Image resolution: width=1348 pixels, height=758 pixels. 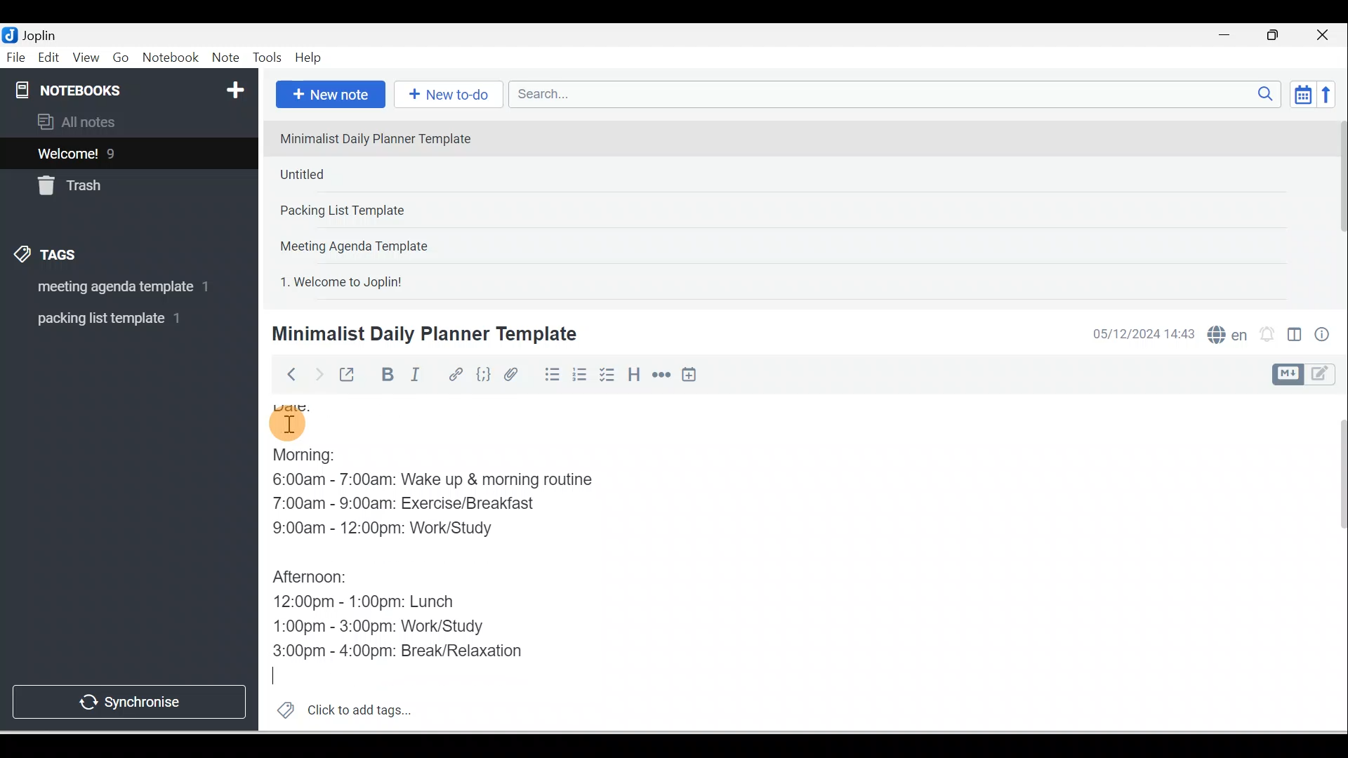 What do you see at coordinates (50, 257) in the screenshot?
I see `Tags` at bounding box center [50, 257].